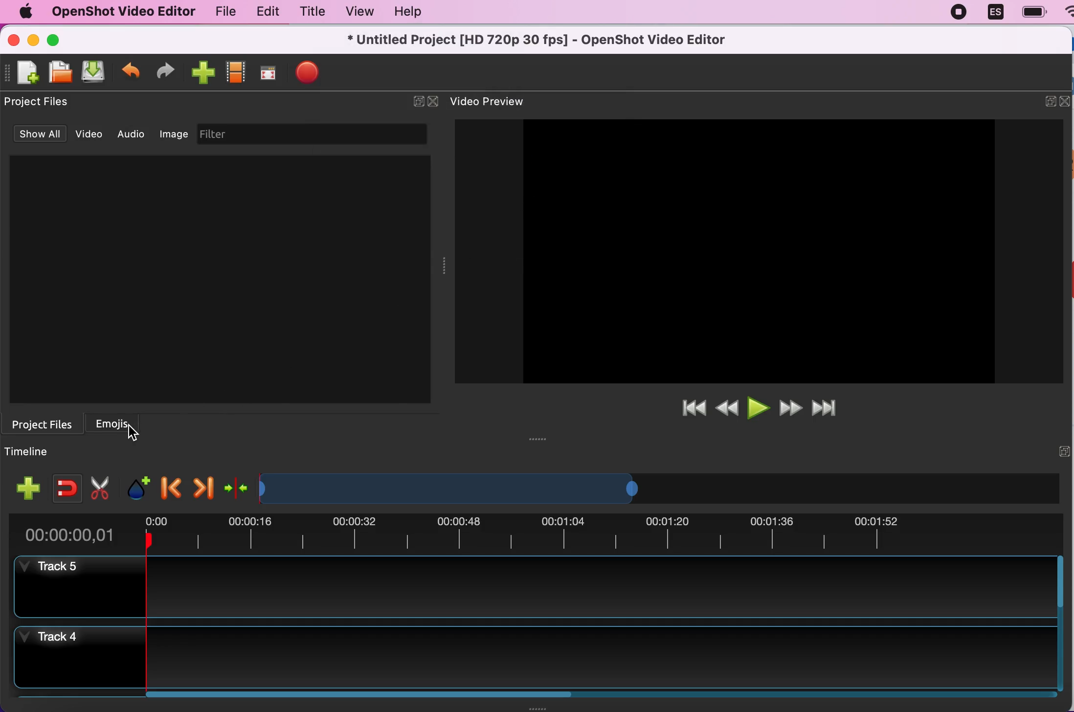 This screenshot has width=1074, height=712. I want to click on next marker, so click(201, 486).